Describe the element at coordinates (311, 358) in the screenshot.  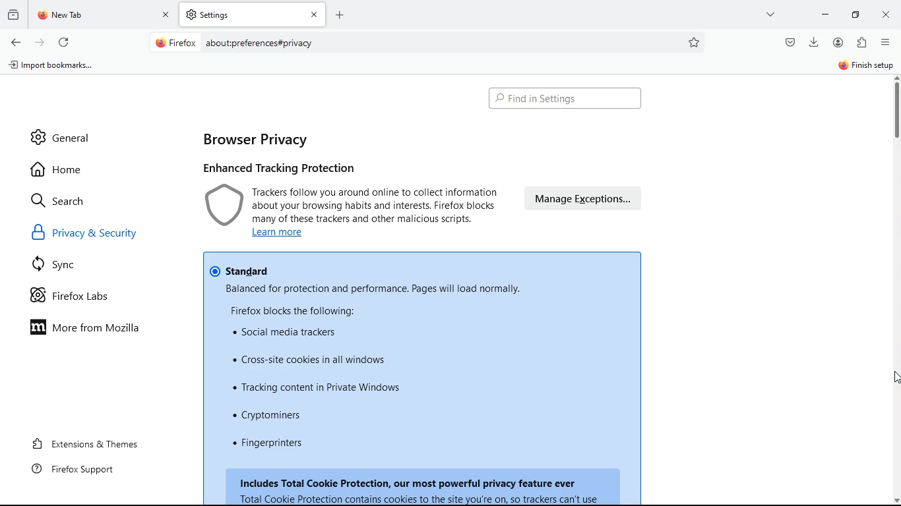
I see `cross site cookies in all windows` at that location.